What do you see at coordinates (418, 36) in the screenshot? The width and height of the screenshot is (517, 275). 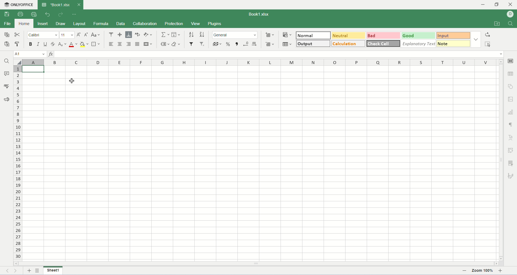 I see `good` at bounding box center [418, 36].